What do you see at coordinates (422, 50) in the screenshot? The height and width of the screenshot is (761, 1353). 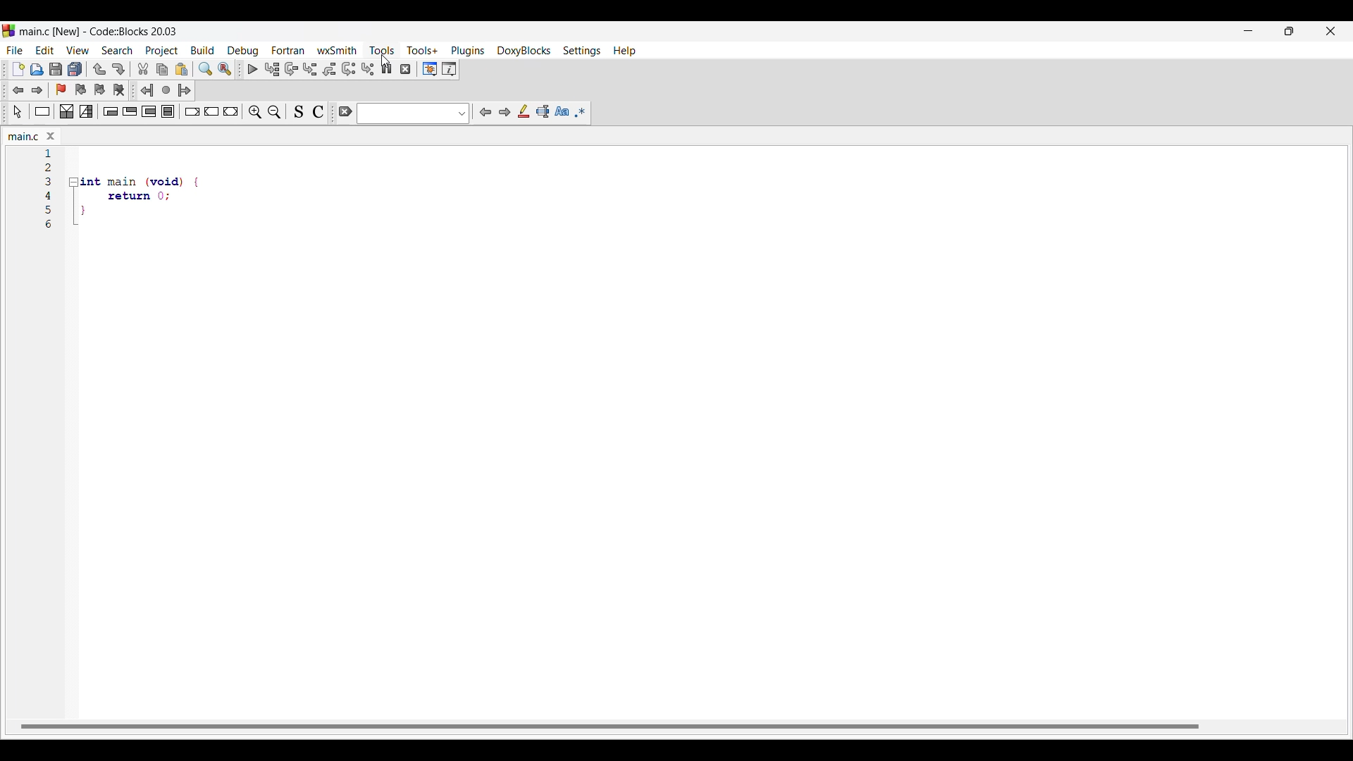 I see `Tools+ menu` at bounding box center [422, 50].